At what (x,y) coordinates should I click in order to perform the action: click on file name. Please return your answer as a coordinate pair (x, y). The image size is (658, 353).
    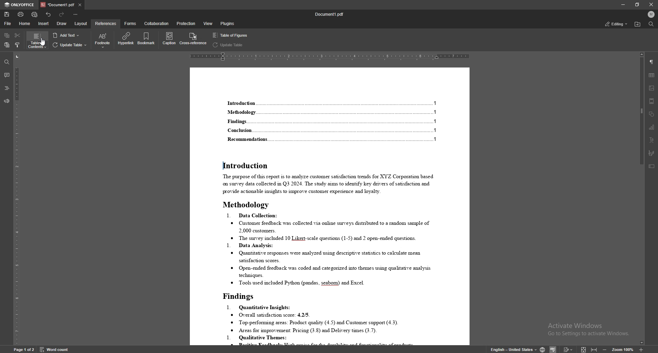
    Looking at the image, I should click on (330, 14).